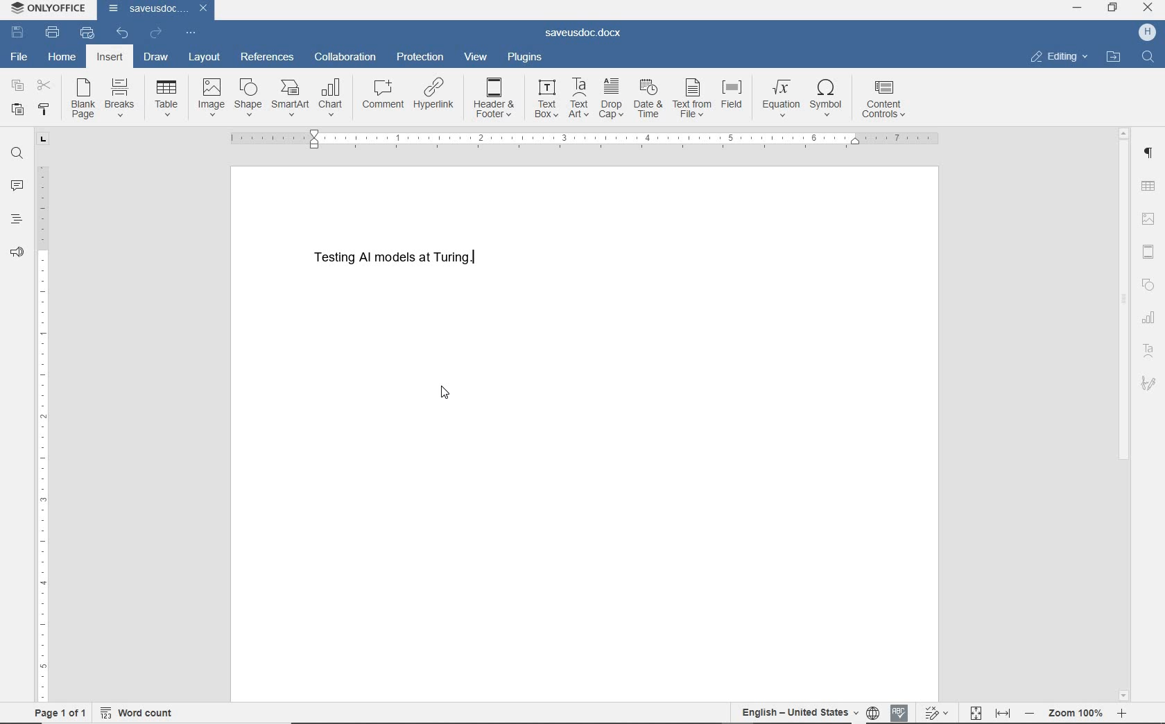 This screenshot has height=724, width=1165. Describe the element at coordinates (1150, 218) in the screenshot. I see `image` at that location.